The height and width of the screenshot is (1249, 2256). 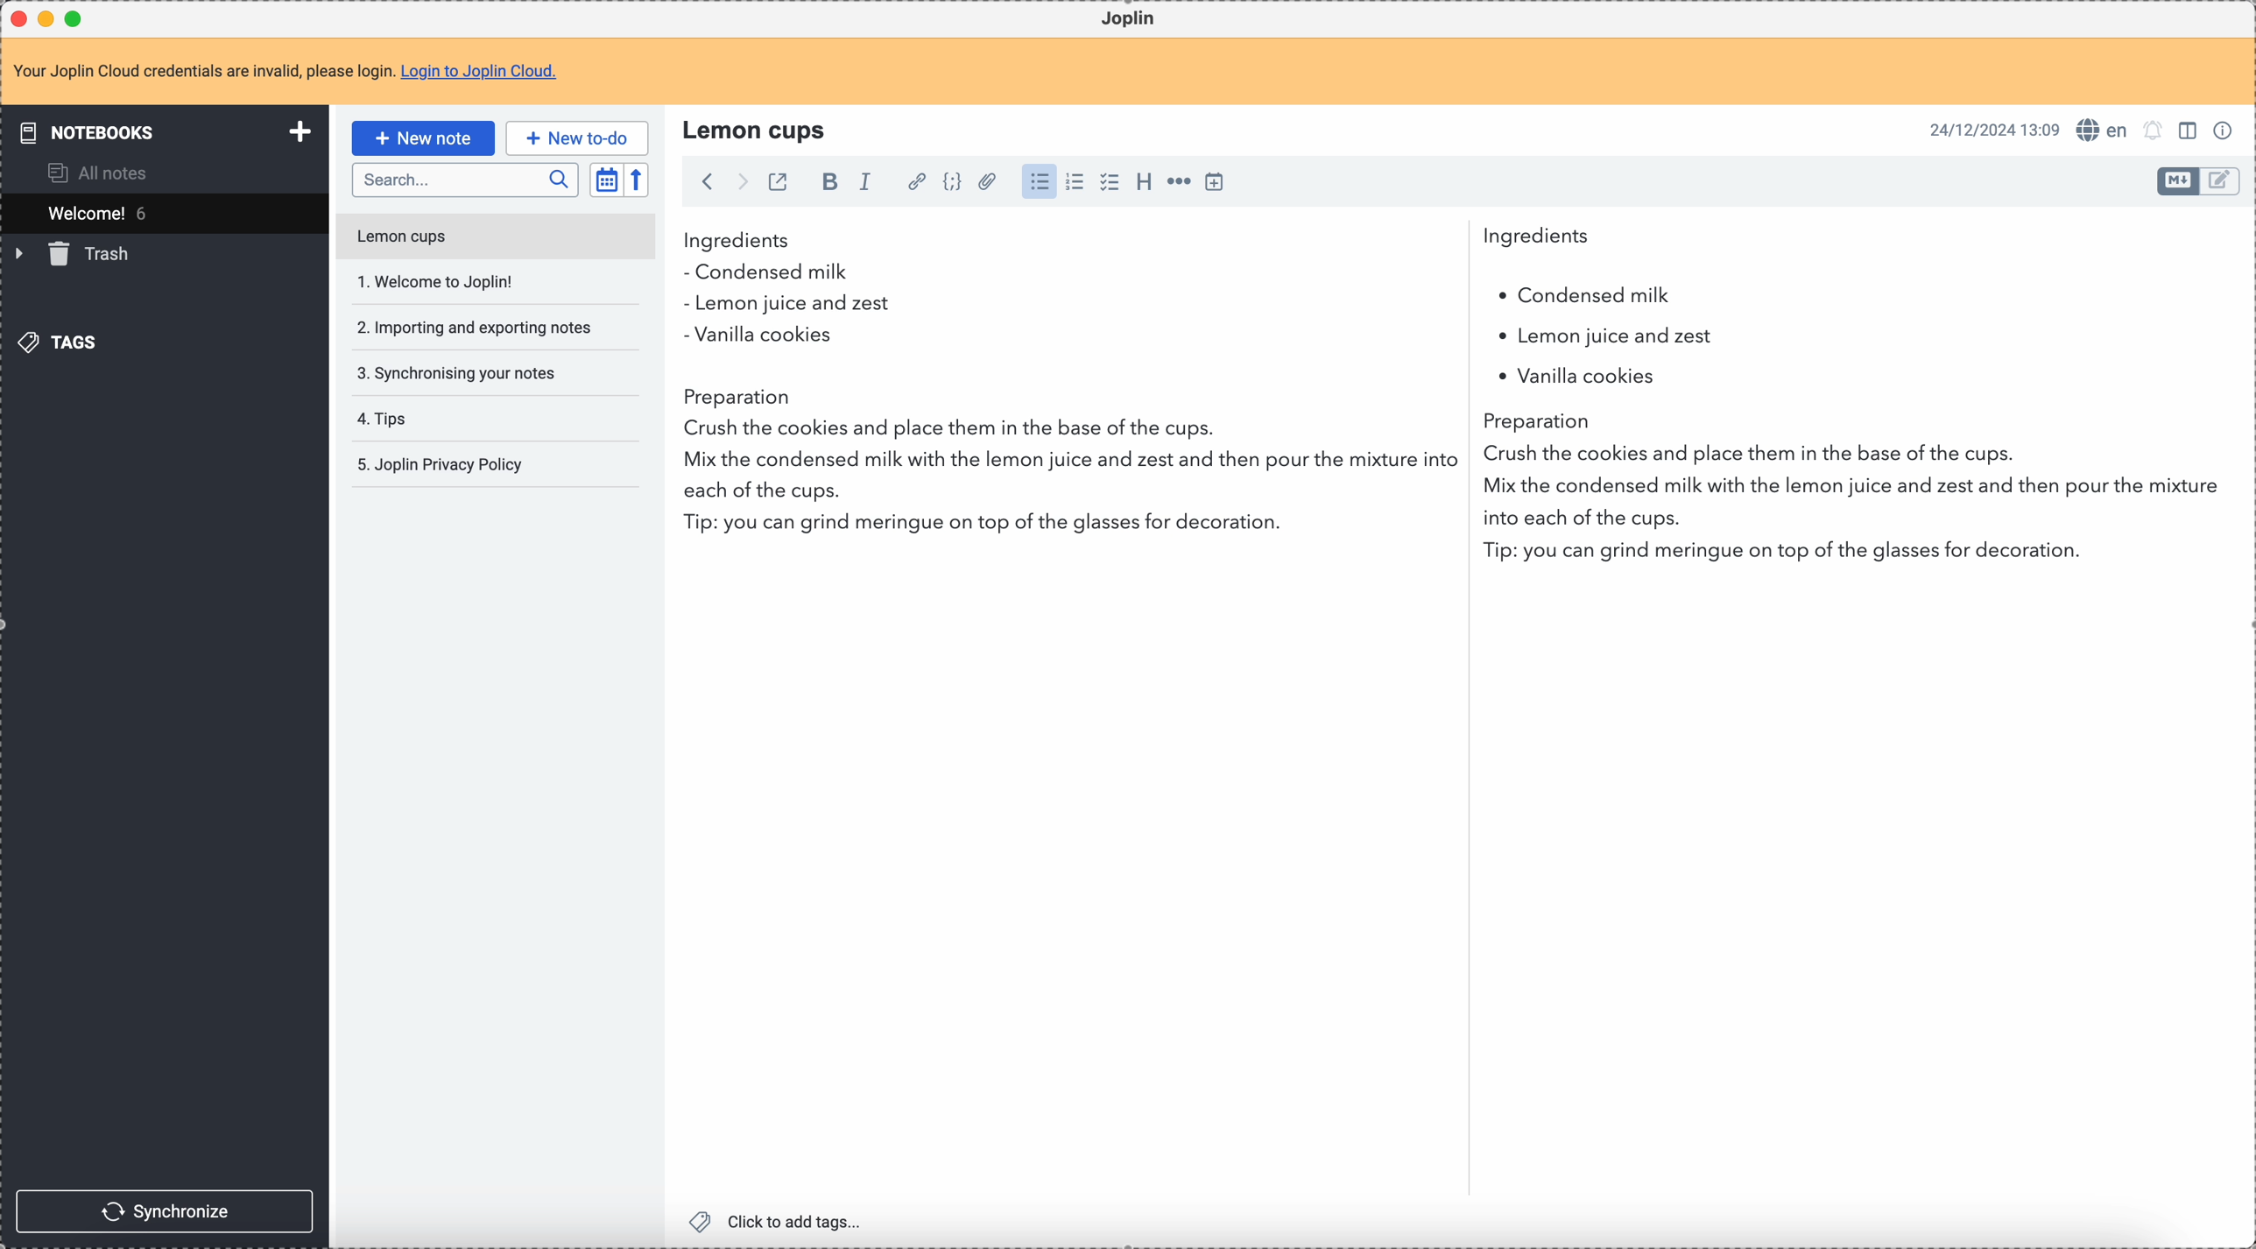 What do you see at coordinates (1137, 241) in the screenshot?
I see `ingredients` at bounding box center [1137, 241].